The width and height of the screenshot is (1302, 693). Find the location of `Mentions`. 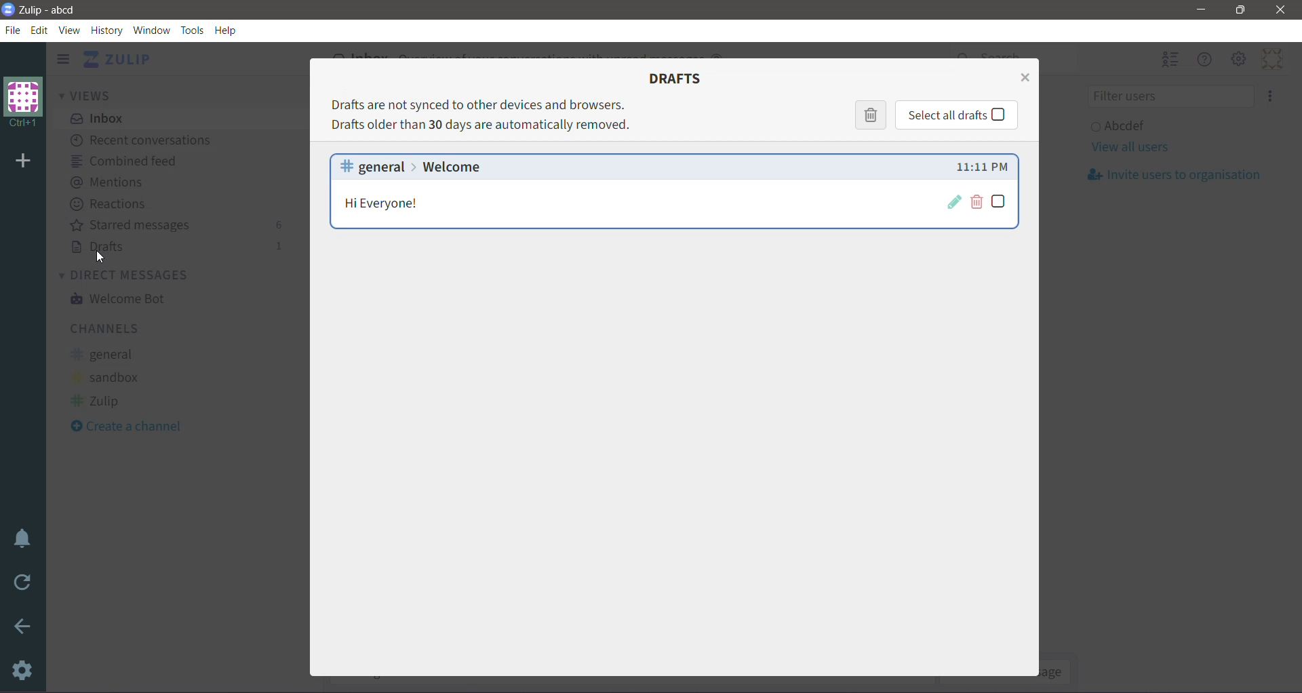

Mentions is located at coordinates (107, 181).